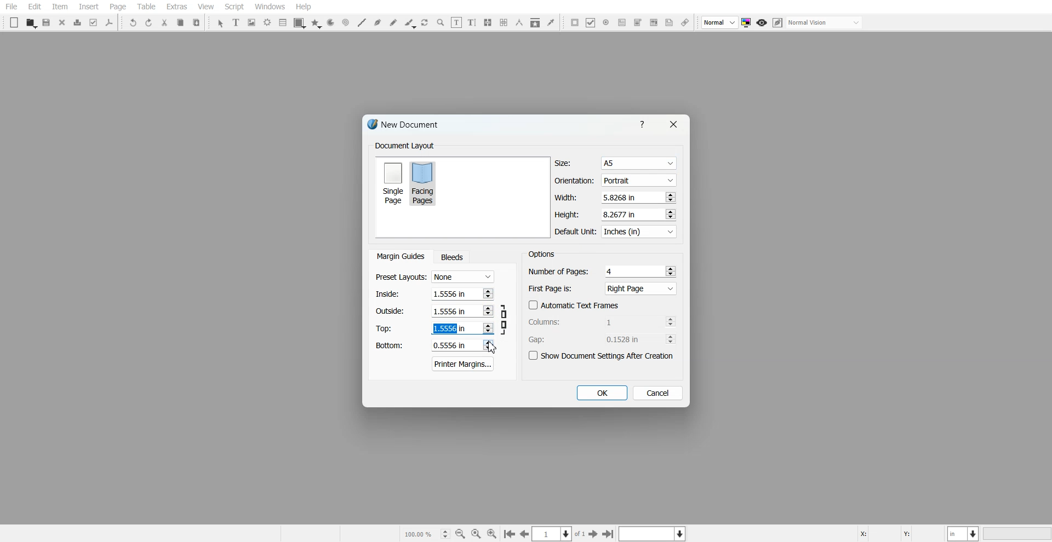  What do you see at coordinates (460, 534) in the screenshot?
I see `Zoom Out` at bounding box center [460, 534].